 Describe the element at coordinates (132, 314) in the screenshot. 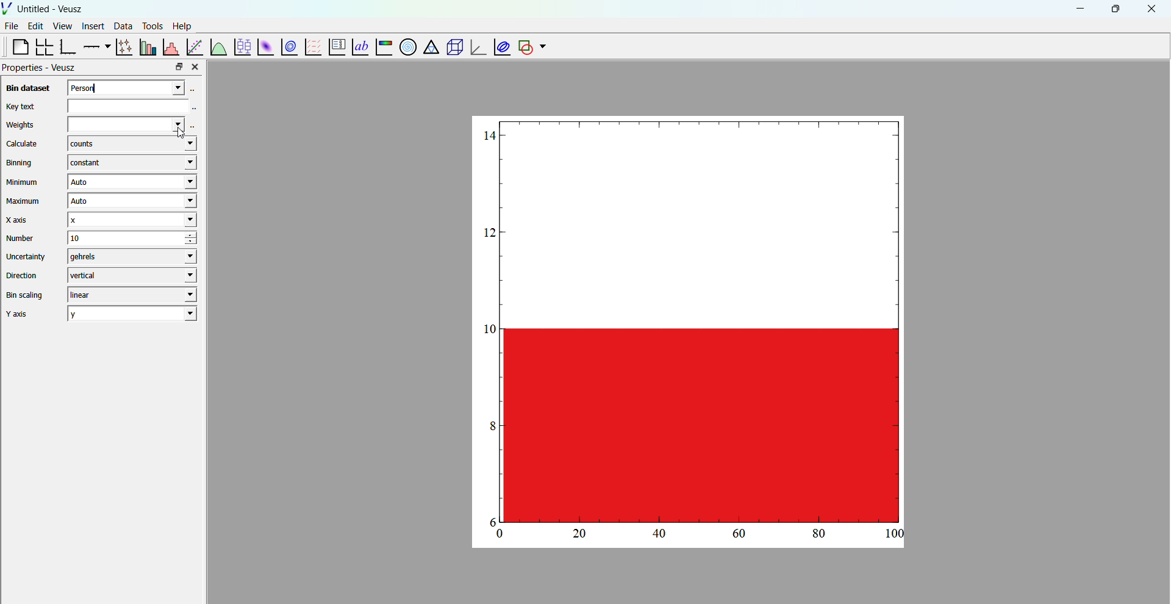

I see `y - y axis drop down` at that location.